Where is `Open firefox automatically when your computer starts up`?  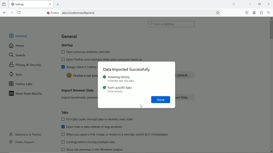 Open firefox automatically when your computer starts up is located at coordinates (103, 59).